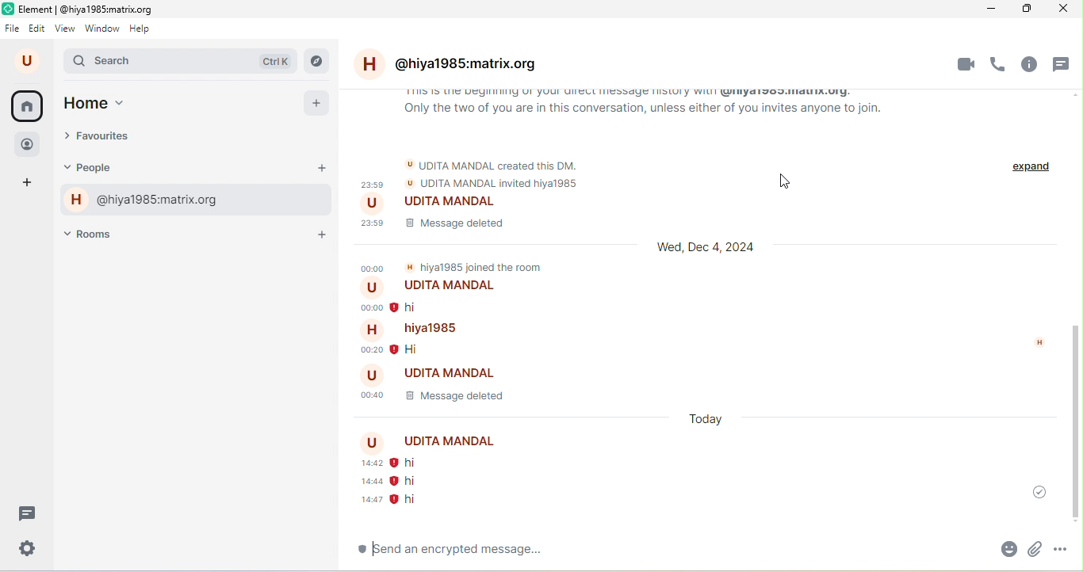  Describe the element at coordinates (144, 29) in the screenshot. I see `help` at that location.